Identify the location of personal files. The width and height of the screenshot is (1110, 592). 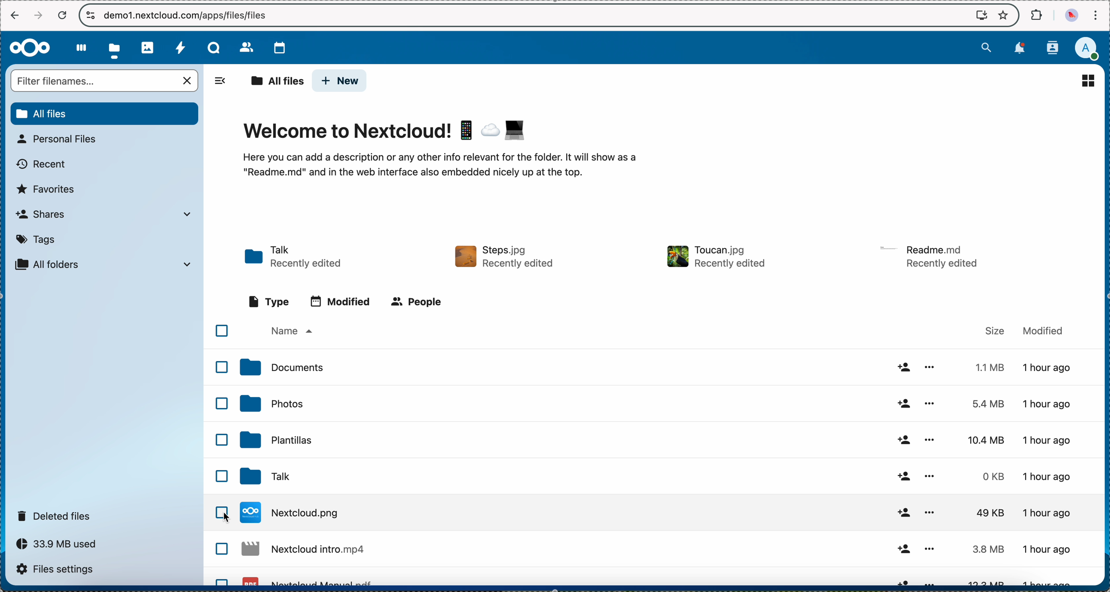
(62, 139).